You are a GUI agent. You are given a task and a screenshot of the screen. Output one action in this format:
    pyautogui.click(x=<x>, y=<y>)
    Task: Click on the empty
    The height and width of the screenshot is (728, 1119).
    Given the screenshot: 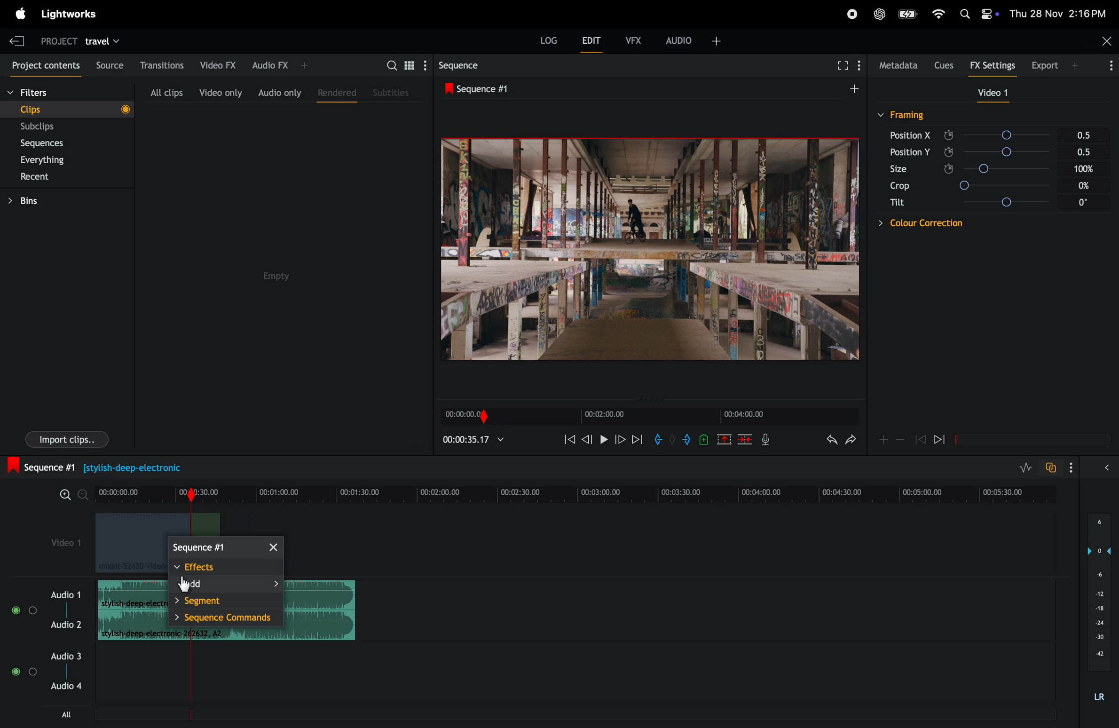 What is the action you would take?
    pyautogui.click(x=279, y=276)
    